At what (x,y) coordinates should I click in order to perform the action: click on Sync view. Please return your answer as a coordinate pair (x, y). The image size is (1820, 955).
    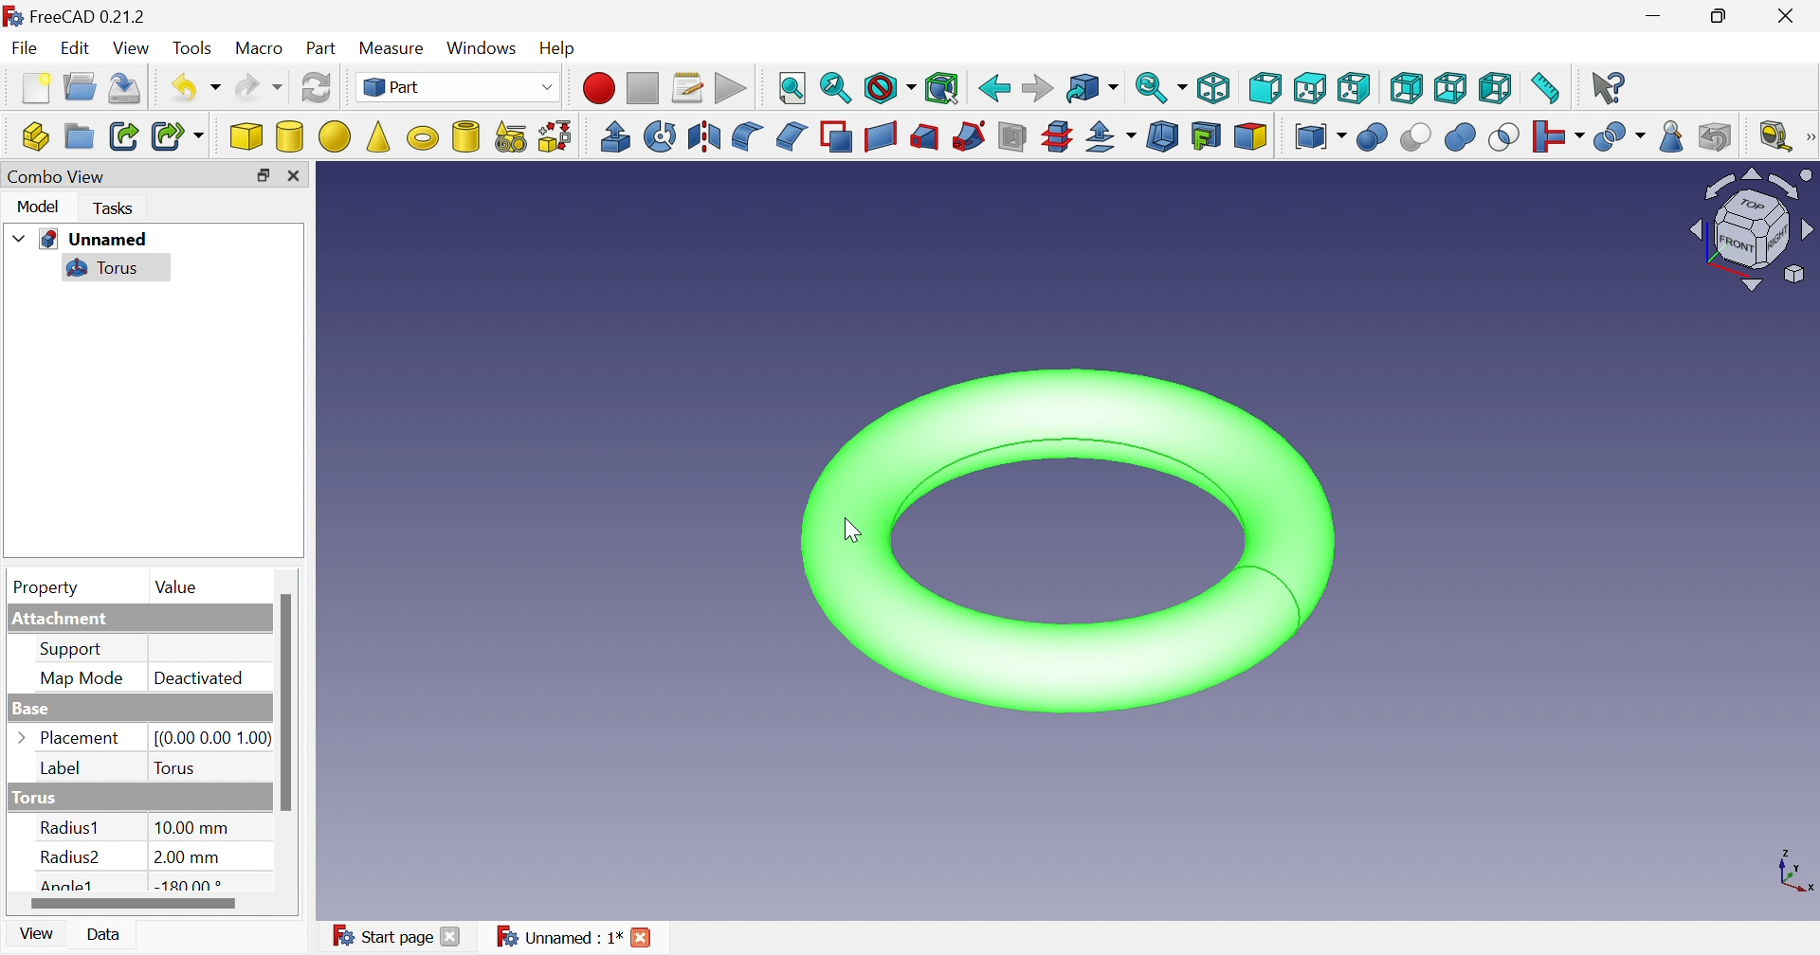
    Looking at the image, I should click on (1159, 89).